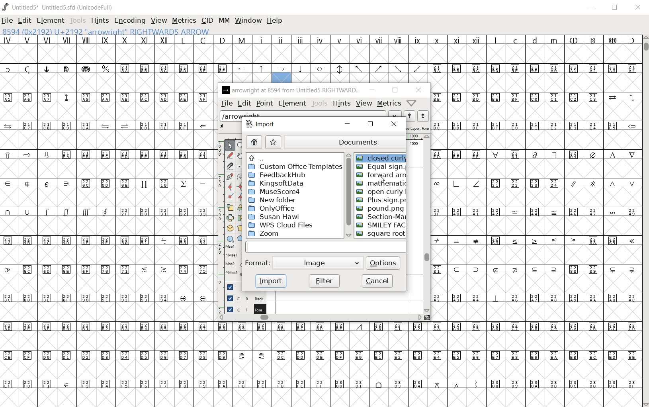 Image resolution: width=649 pixels, height=407 pixels. I want to click on close, so click(419, 91).